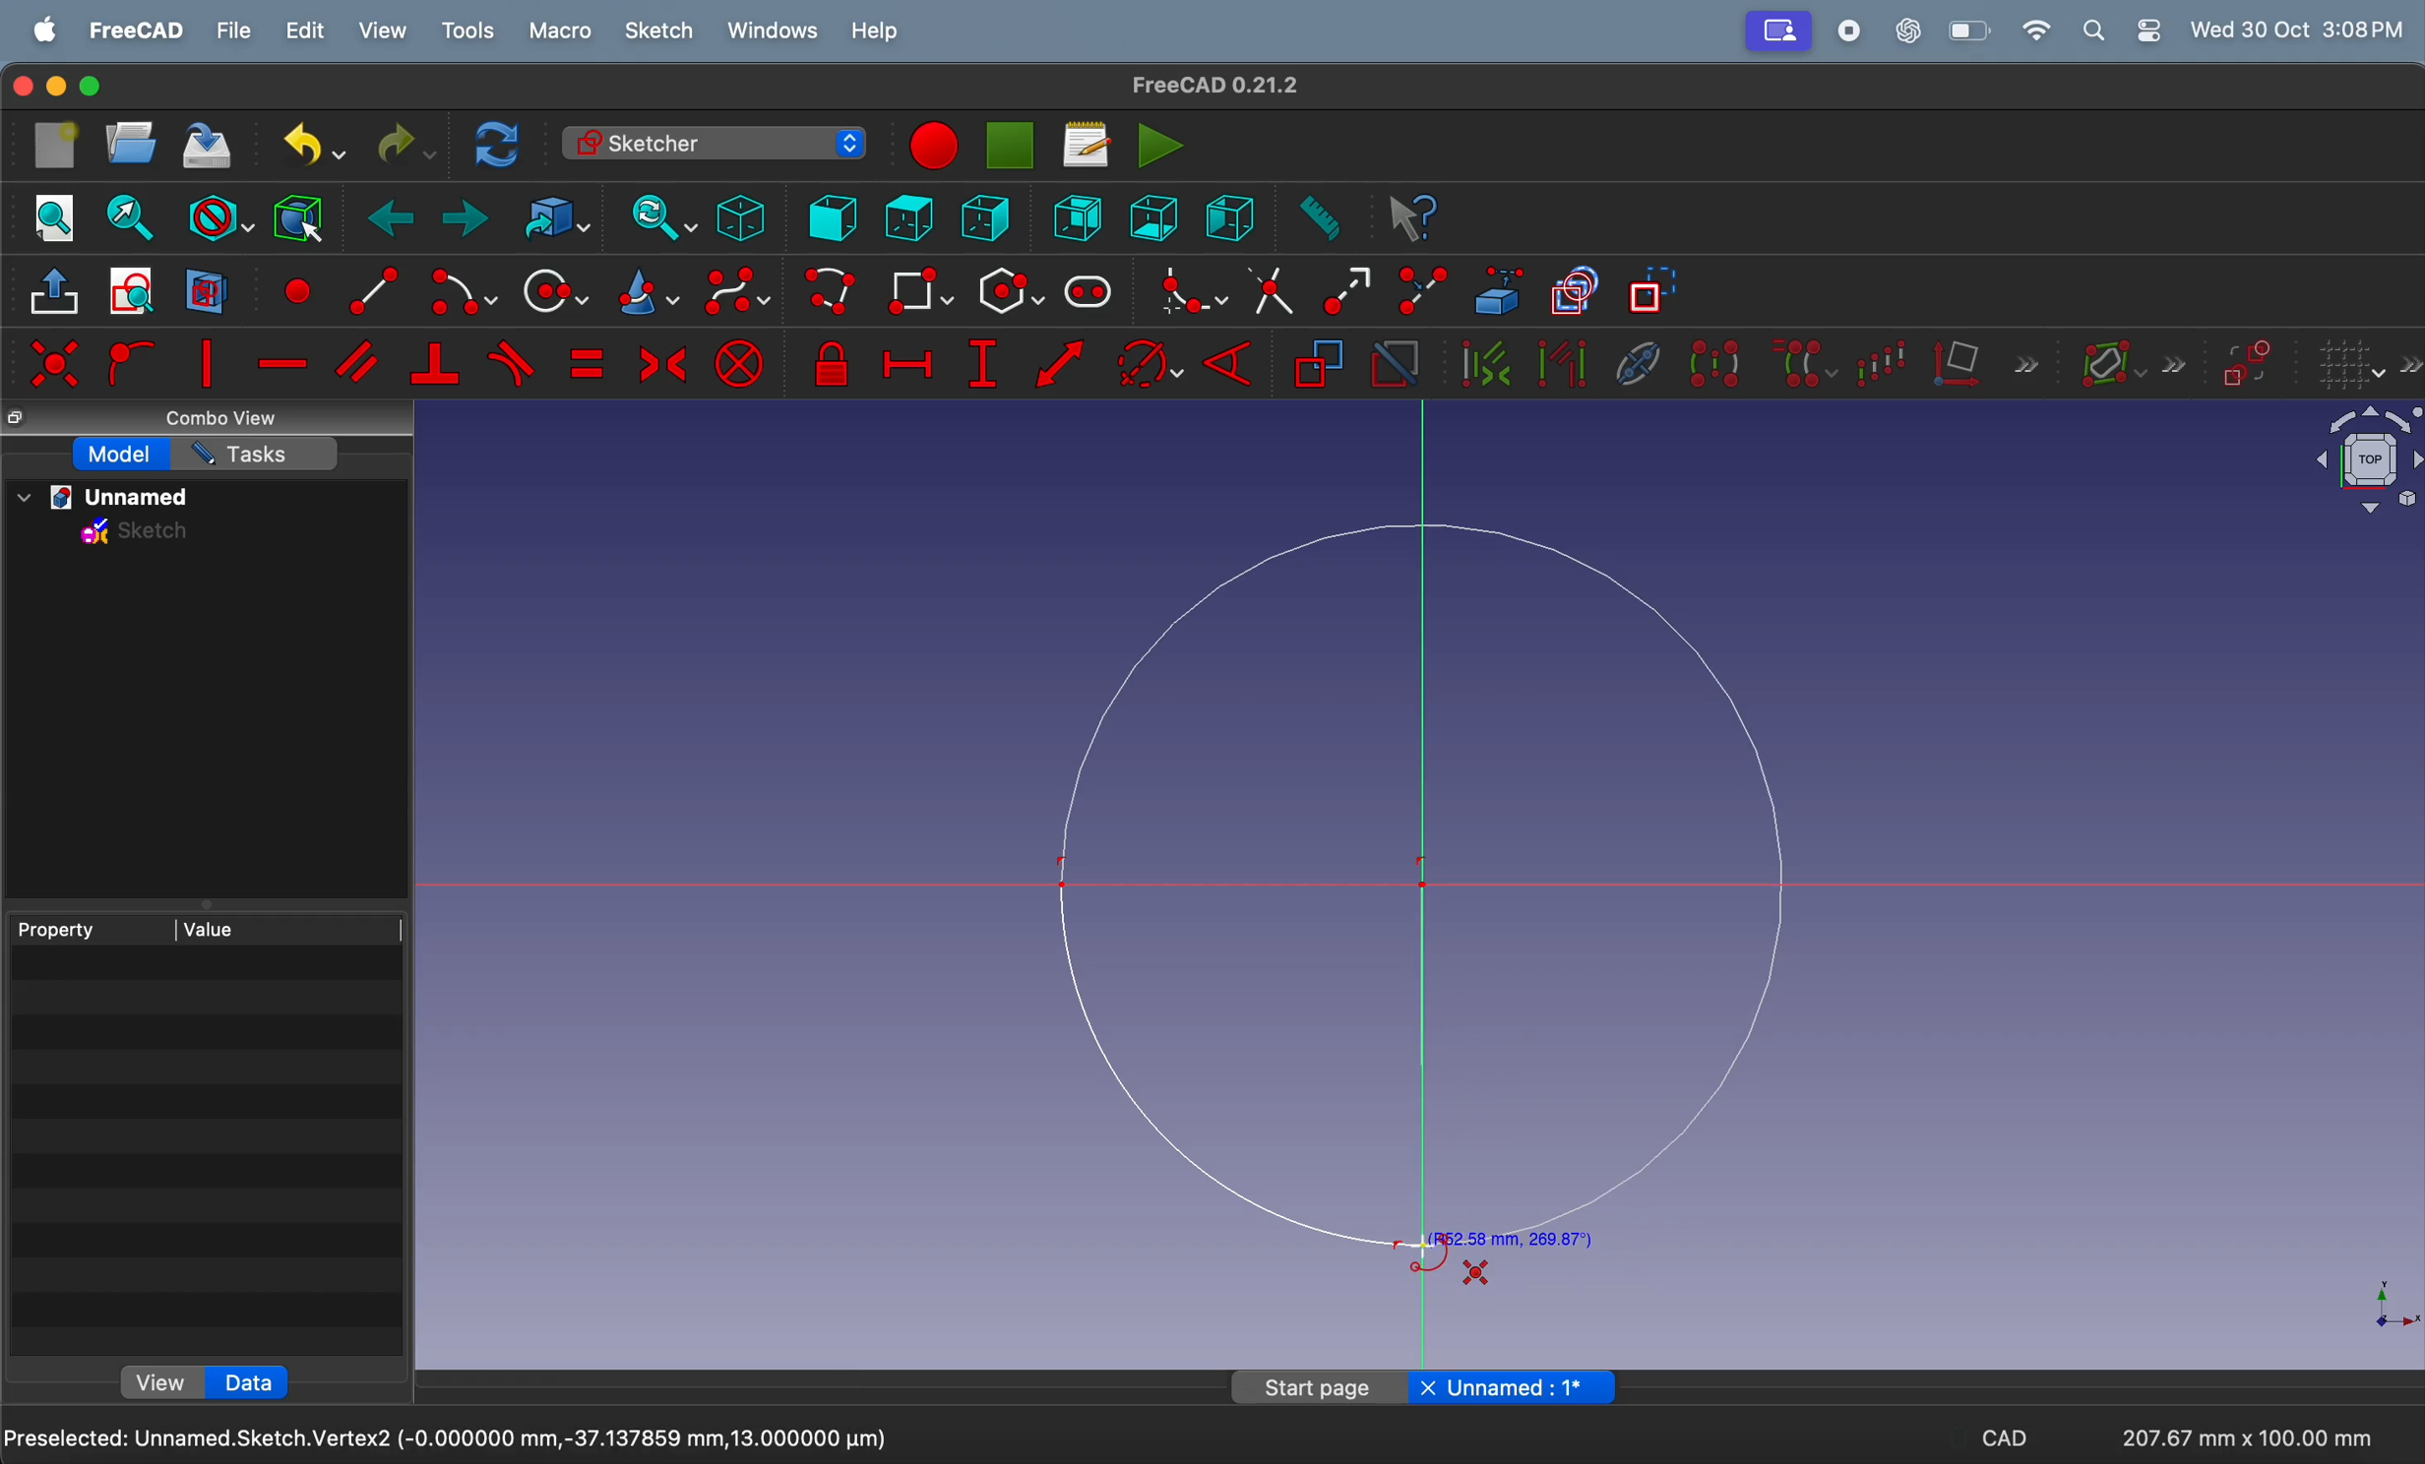 This screenshot has width=2425, height=1464. What do you see at coordinates (2383, 1303) in the screenshot?
I see `axis` at bounding box center [2383, 1303].